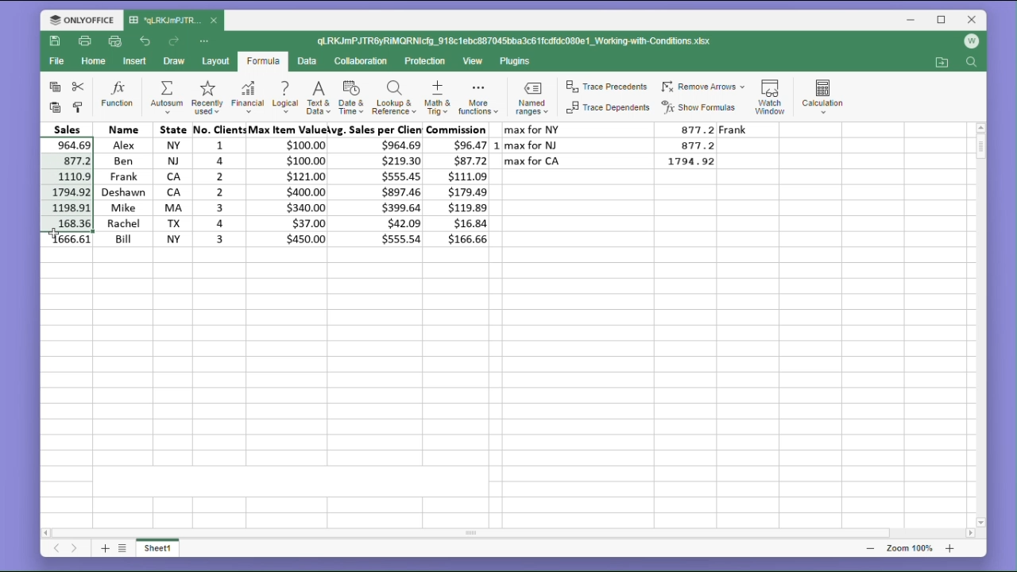 The height and width of the screenshot is (572, 1017). I want to click on zoom out, so click(870, 548).